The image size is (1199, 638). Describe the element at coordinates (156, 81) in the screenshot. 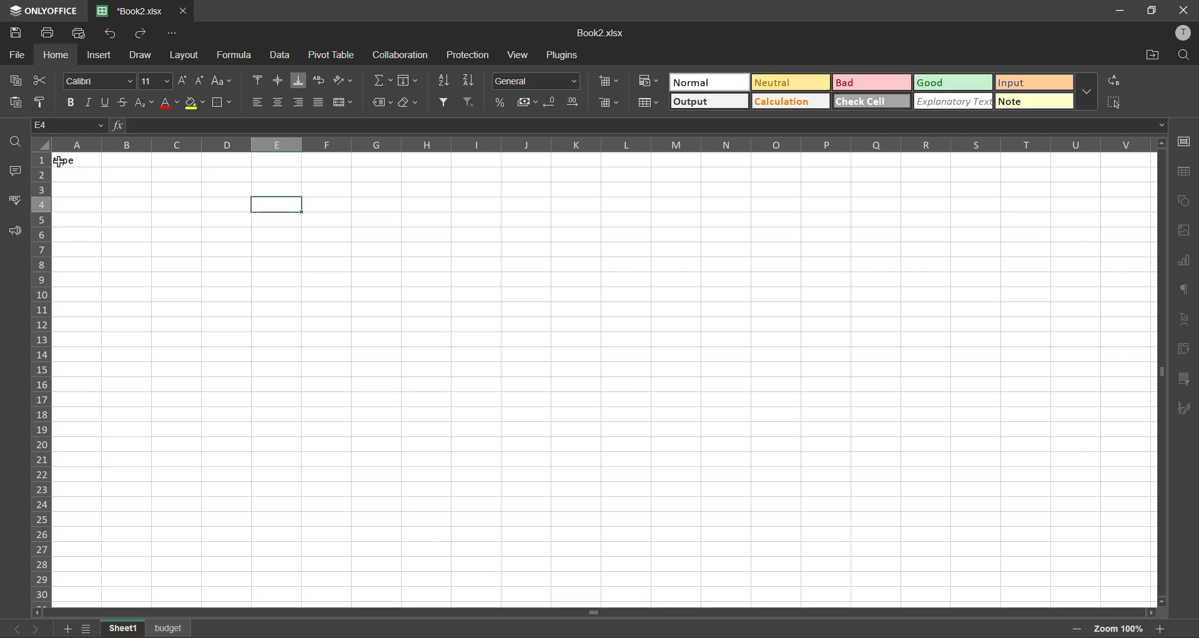

I see `font size` at that location.